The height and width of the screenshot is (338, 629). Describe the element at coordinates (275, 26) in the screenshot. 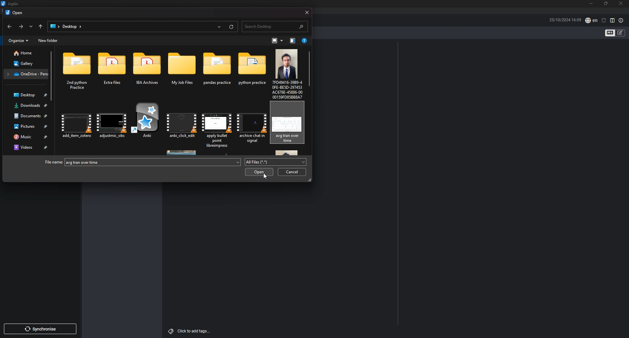

I see `search desktop` at that location.